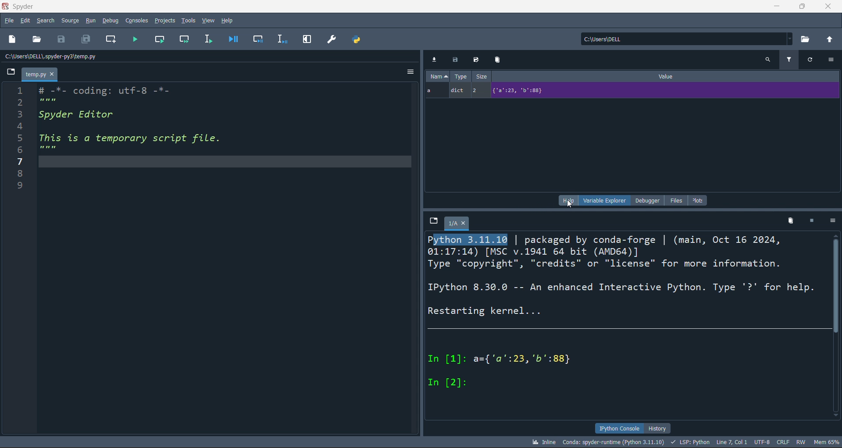  I want to click on plots, so click(699, 200).